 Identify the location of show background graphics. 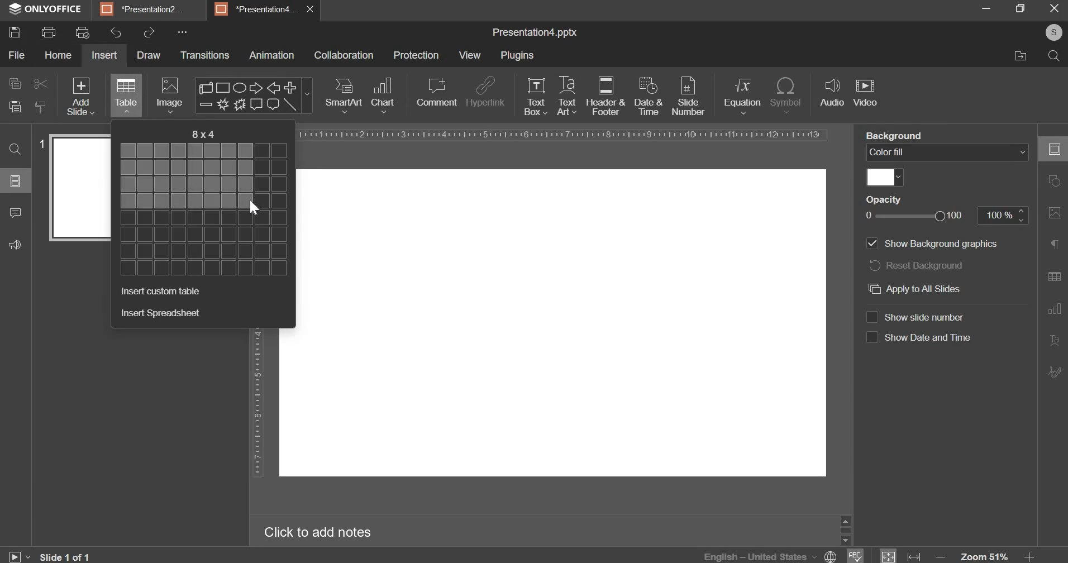
(935, 244).